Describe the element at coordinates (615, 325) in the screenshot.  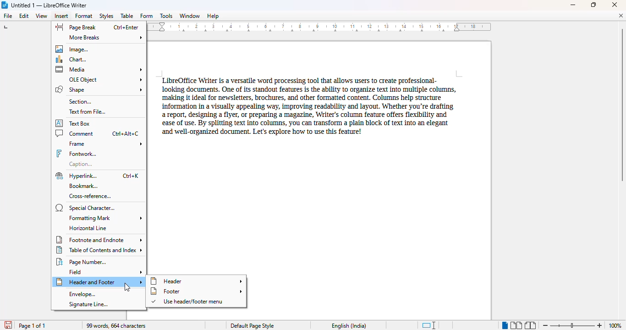
I see `100% (zoom level)` at that location.